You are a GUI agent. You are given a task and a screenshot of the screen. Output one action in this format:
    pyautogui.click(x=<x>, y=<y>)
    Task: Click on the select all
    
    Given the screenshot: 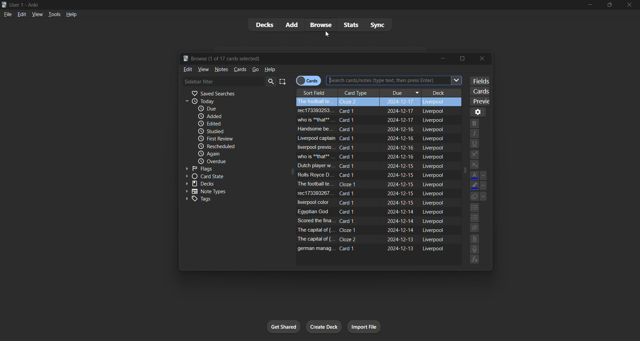 What is the action you would take?
    pyautogui.click(x=284, y=81)
    